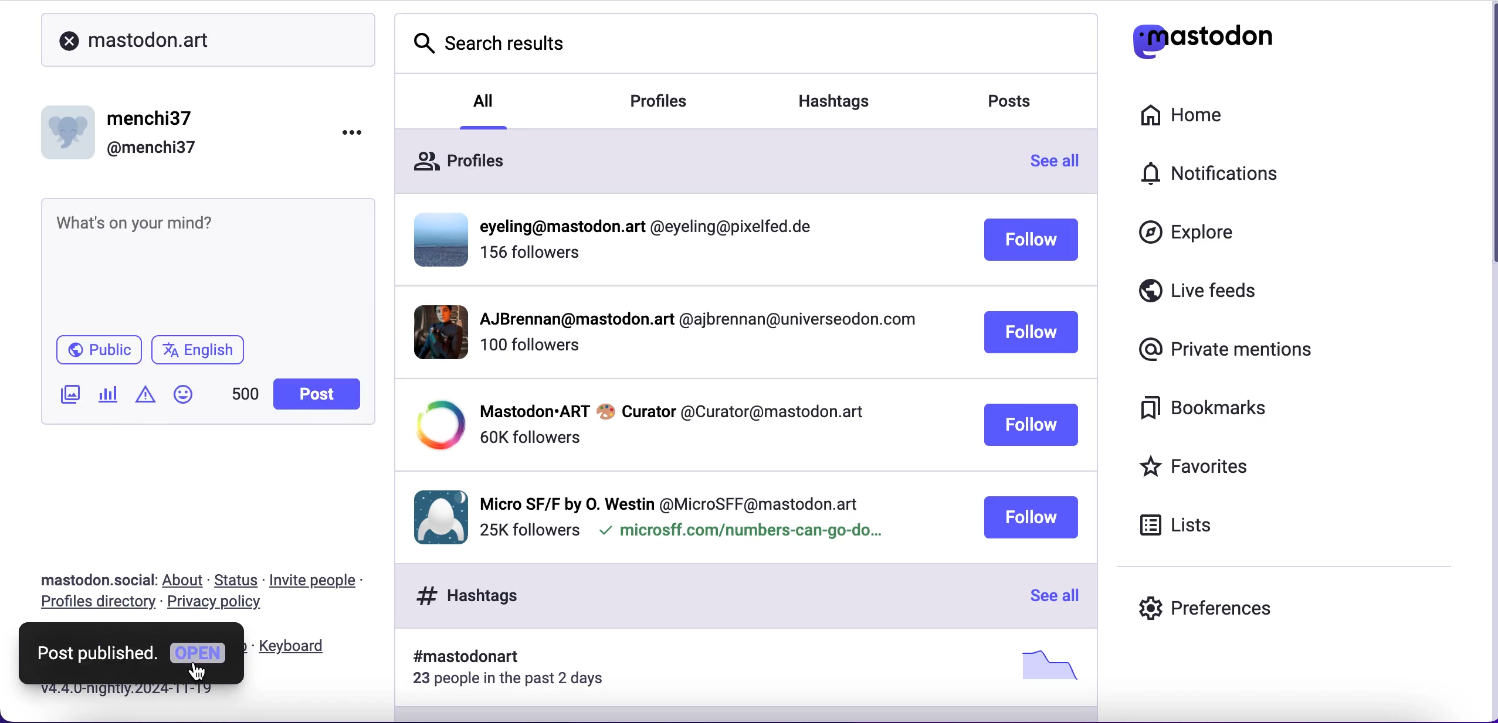 The height and width of the screenshot is (723, 1498). What do you see at coordinates (1487, 140) in the screenshot?
I see `scroll bar` at bounding box center [1487, 140].